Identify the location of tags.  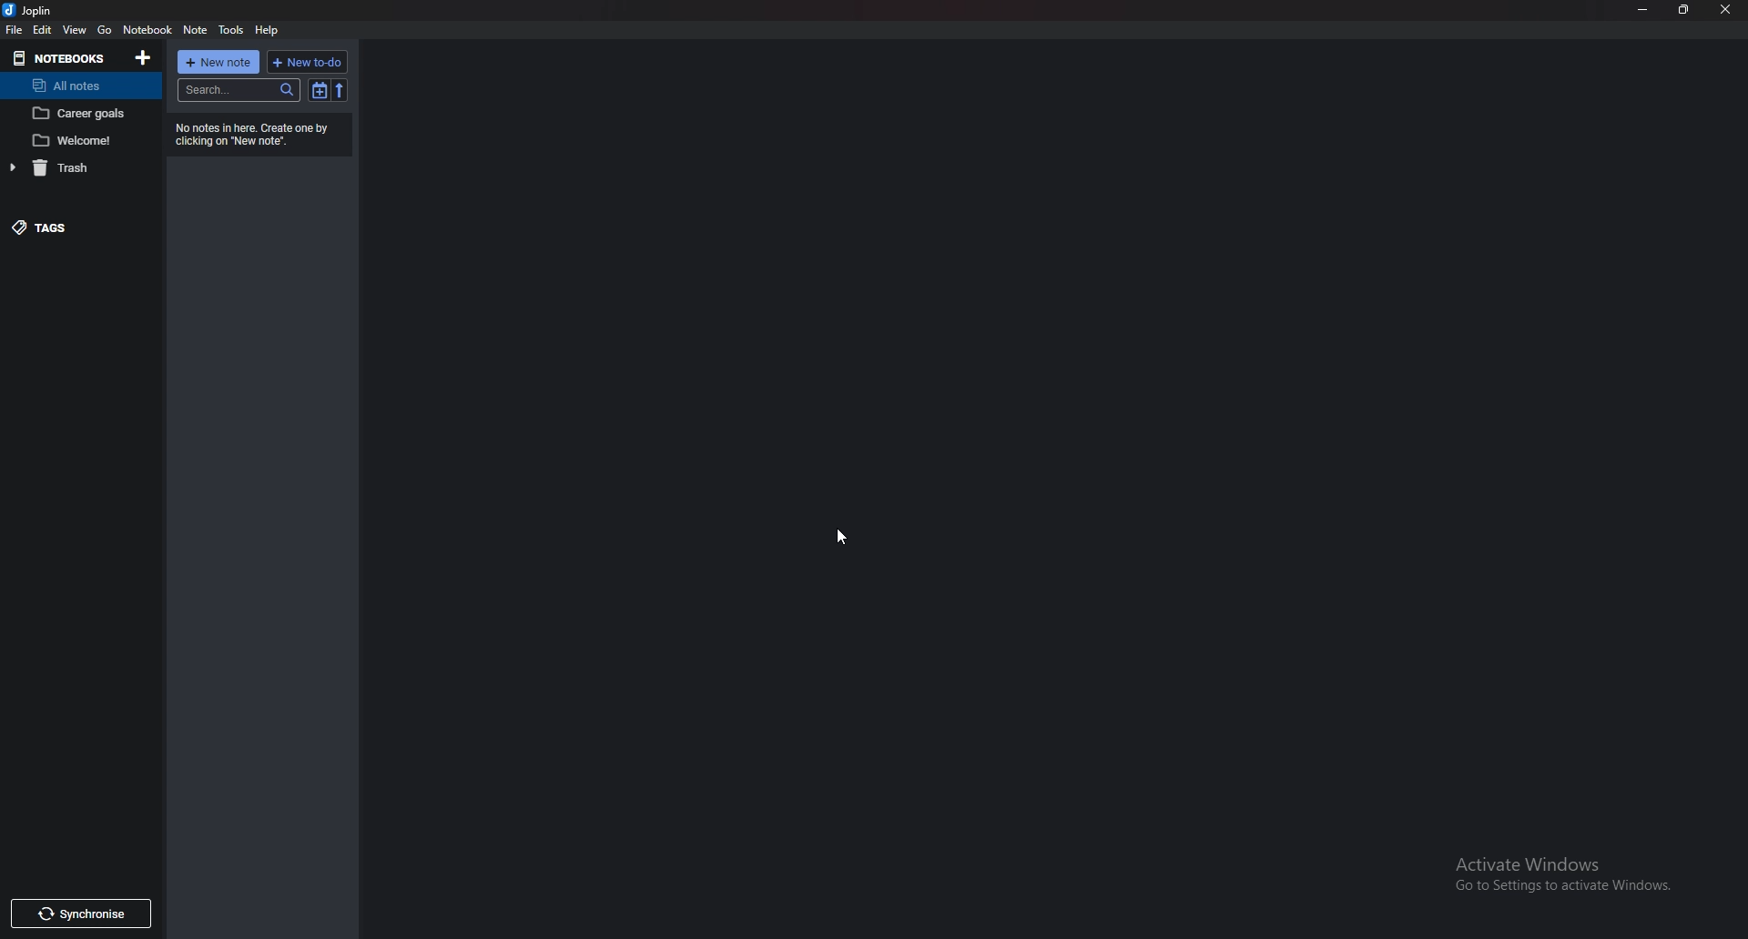
(65, 227).